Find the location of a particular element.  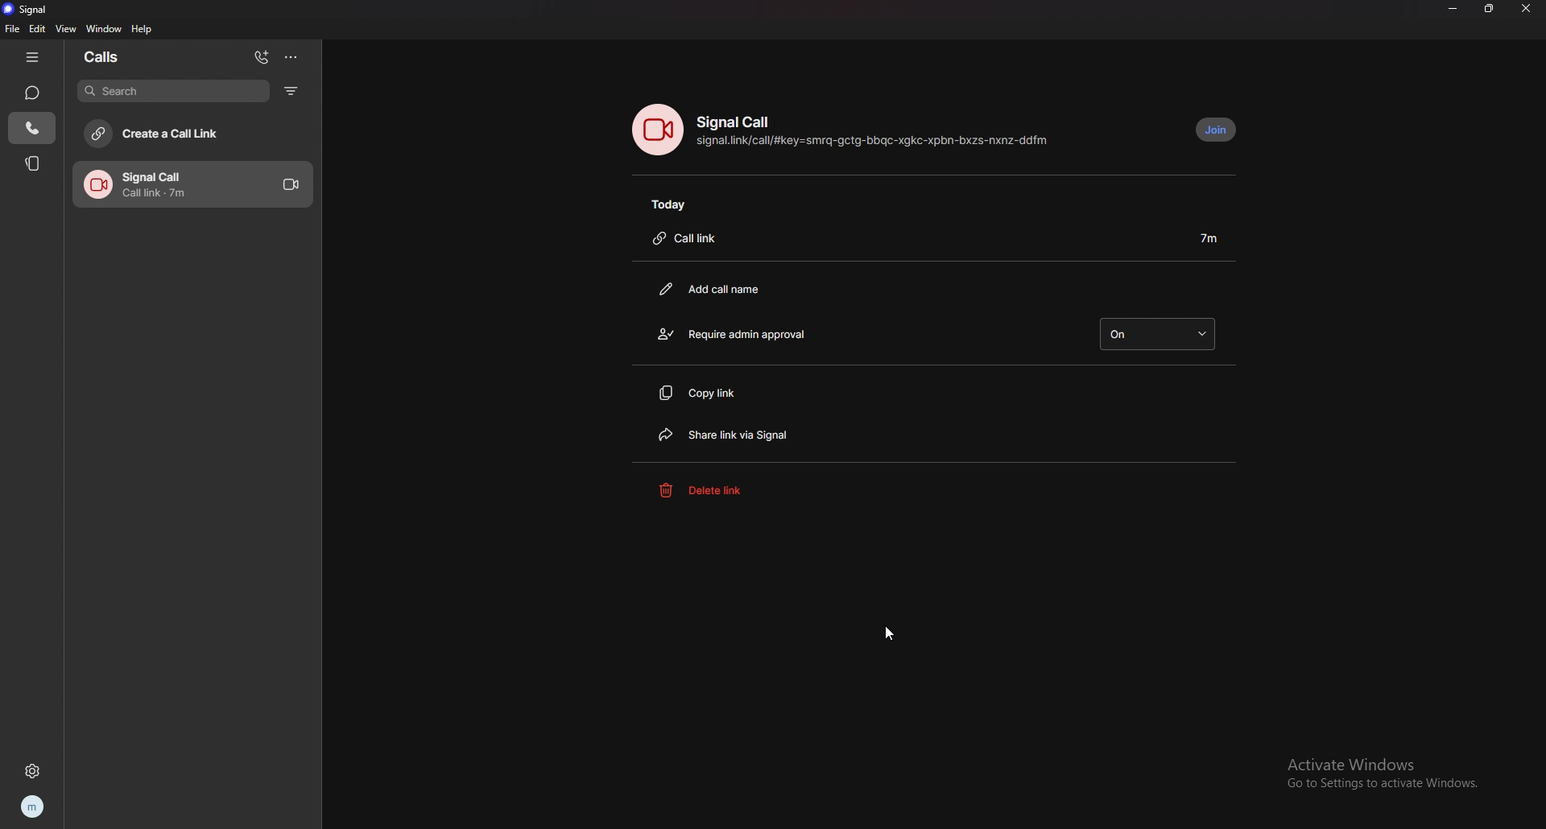

calls is located at coordinates (33, 127).